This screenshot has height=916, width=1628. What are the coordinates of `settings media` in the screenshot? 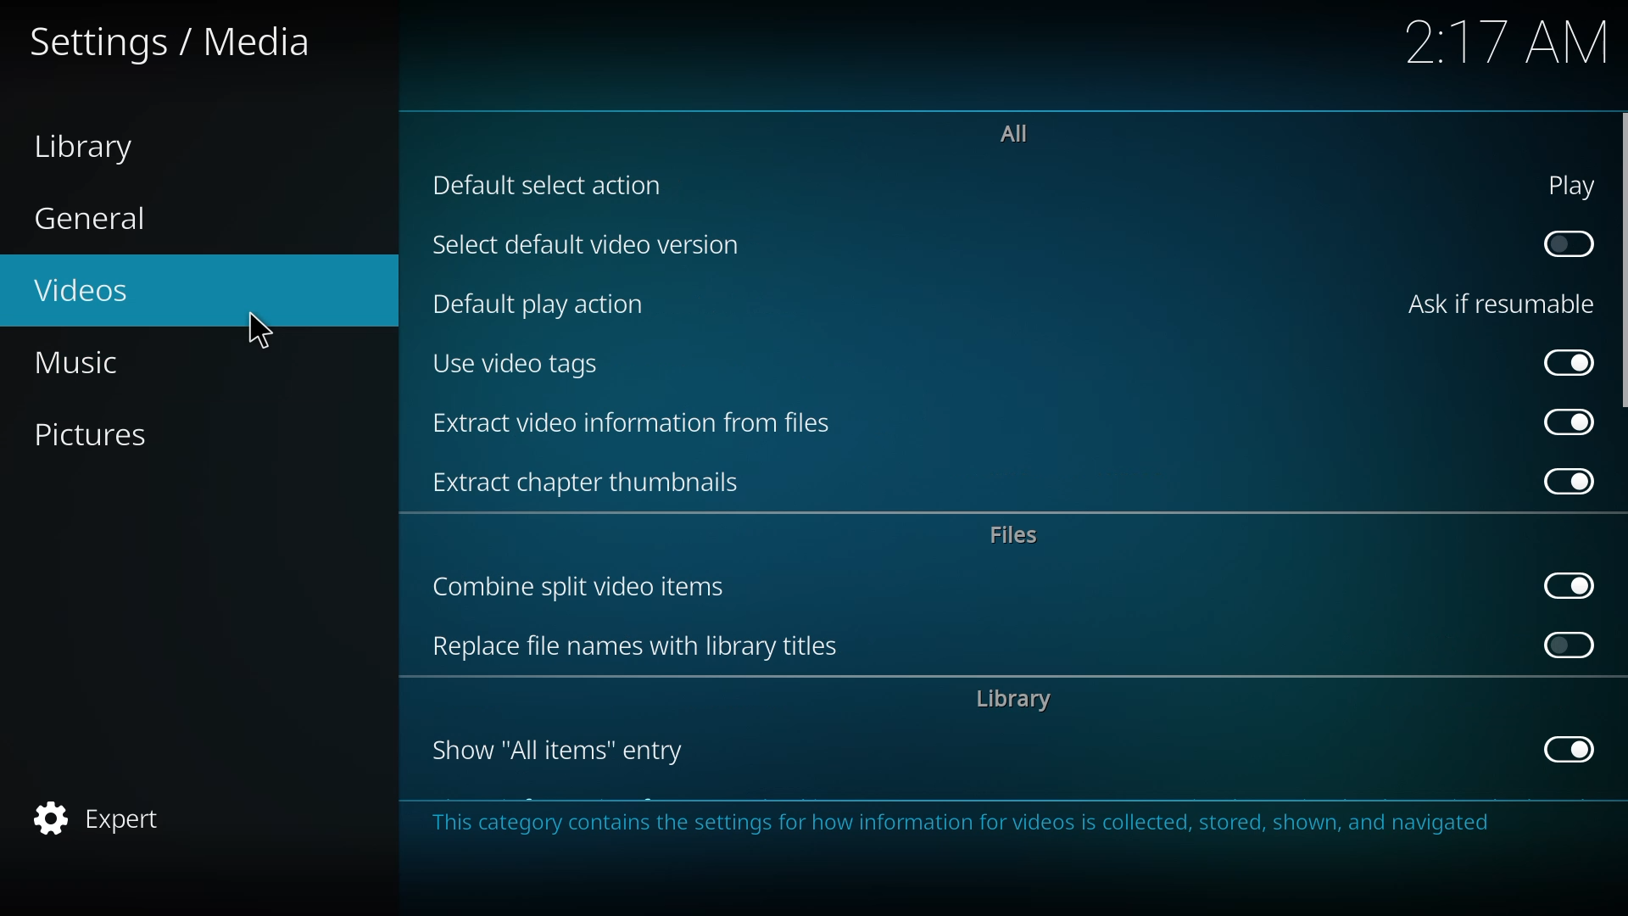 It's located at (181, 44).